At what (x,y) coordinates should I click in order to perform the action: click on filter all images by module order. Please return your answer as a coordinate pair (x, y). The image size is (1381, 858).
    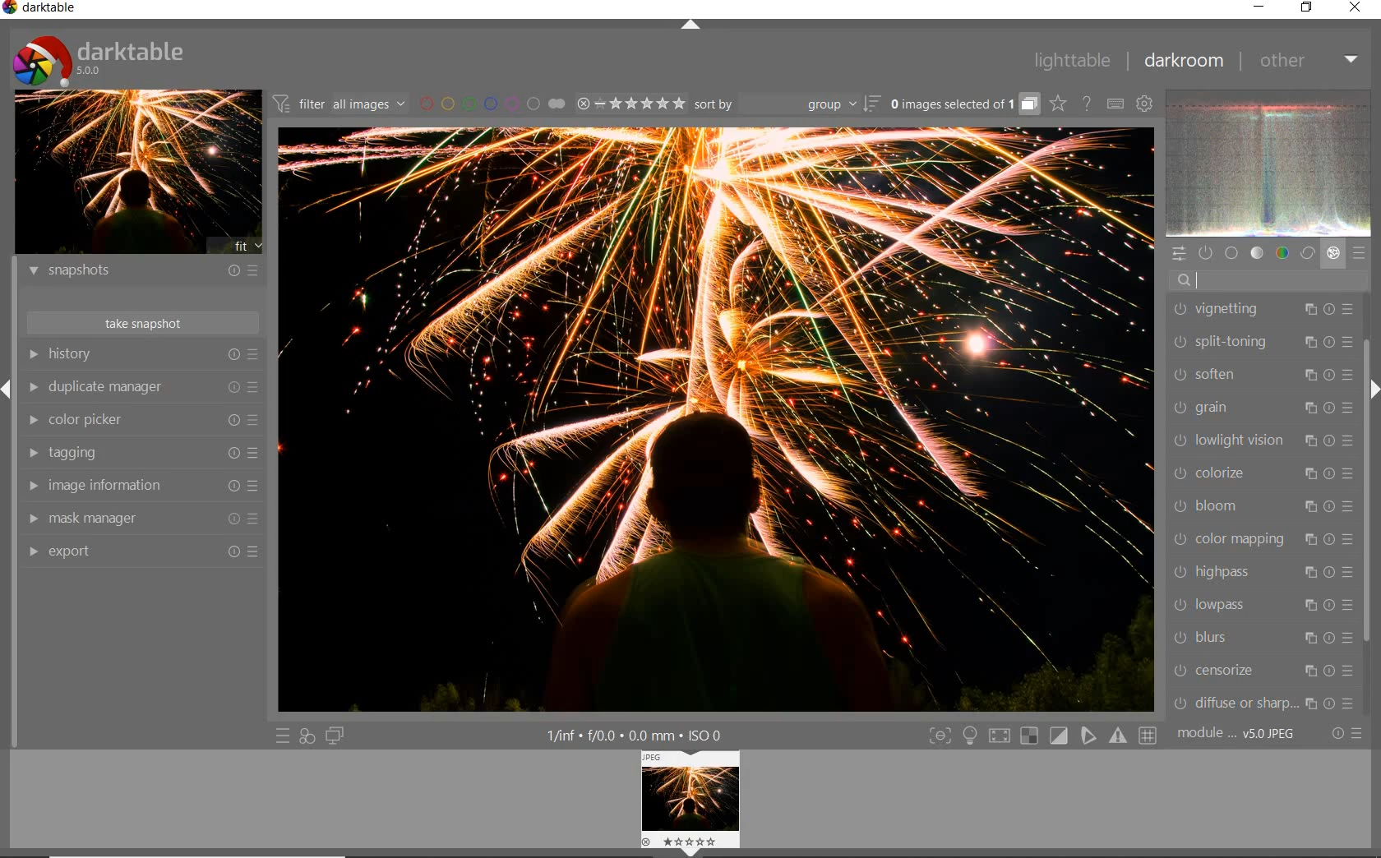
    Looking at the image, I should click on (339, 102).